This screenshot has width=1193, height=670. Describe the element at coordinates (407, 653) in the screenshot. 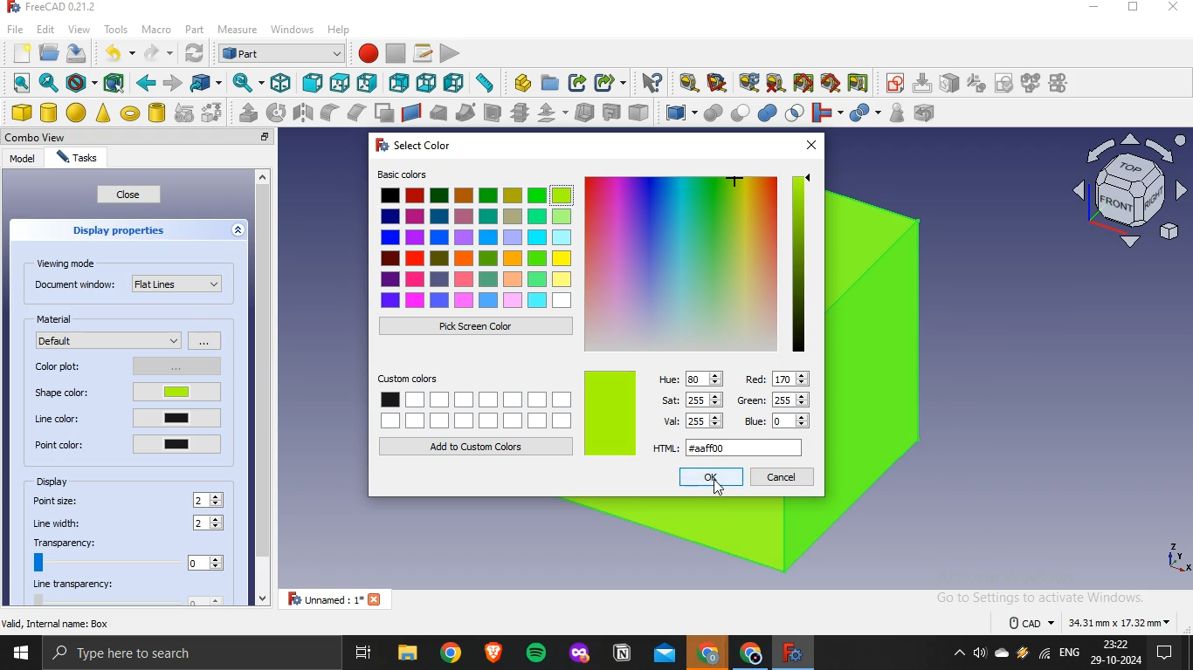

I see `file explorer` at that location.